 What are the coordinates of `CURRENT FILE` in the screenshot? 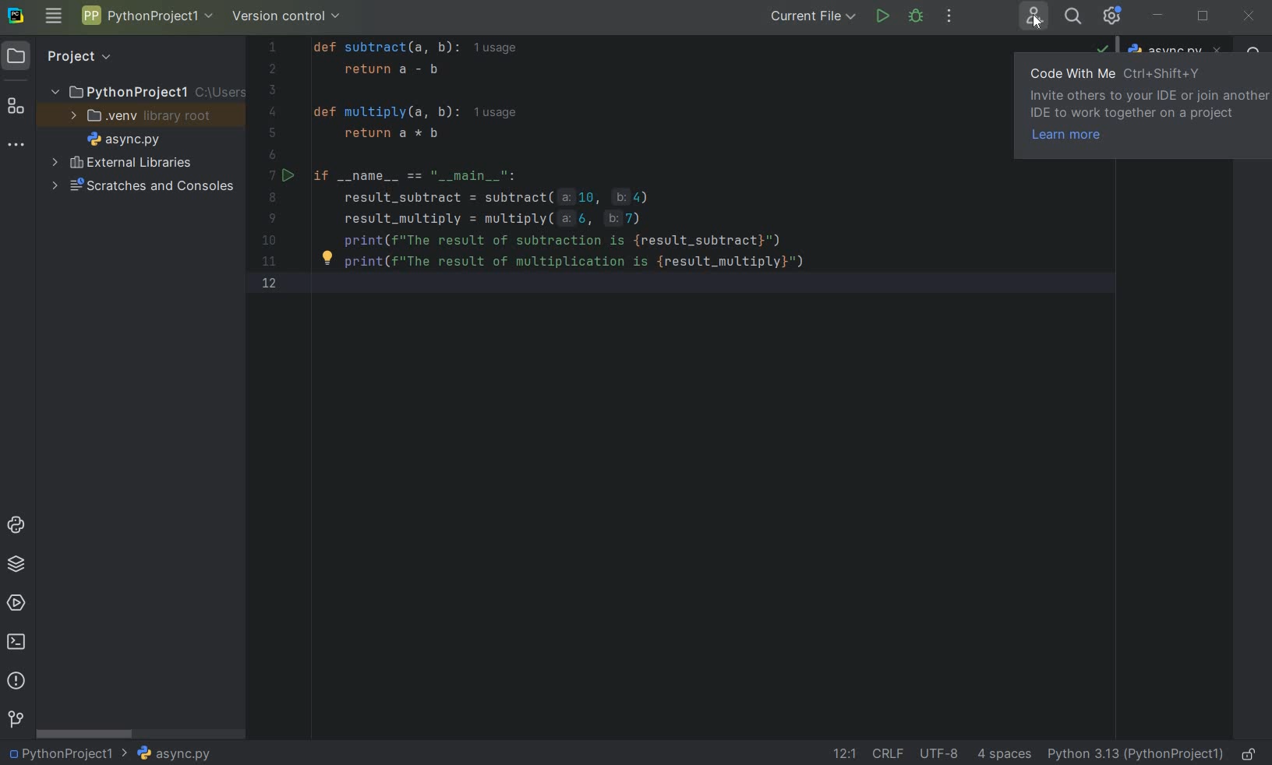 It's located at (813, 16).